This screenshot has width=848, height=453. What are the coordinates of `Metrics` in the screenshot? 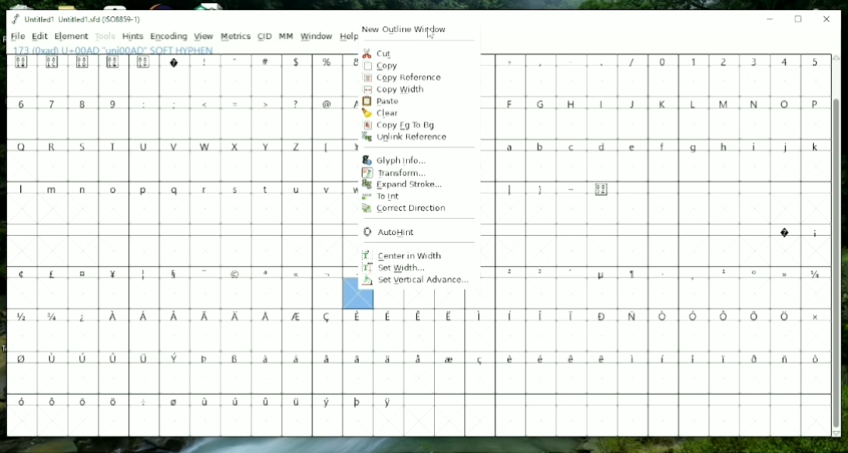 It's located at (235, 36).